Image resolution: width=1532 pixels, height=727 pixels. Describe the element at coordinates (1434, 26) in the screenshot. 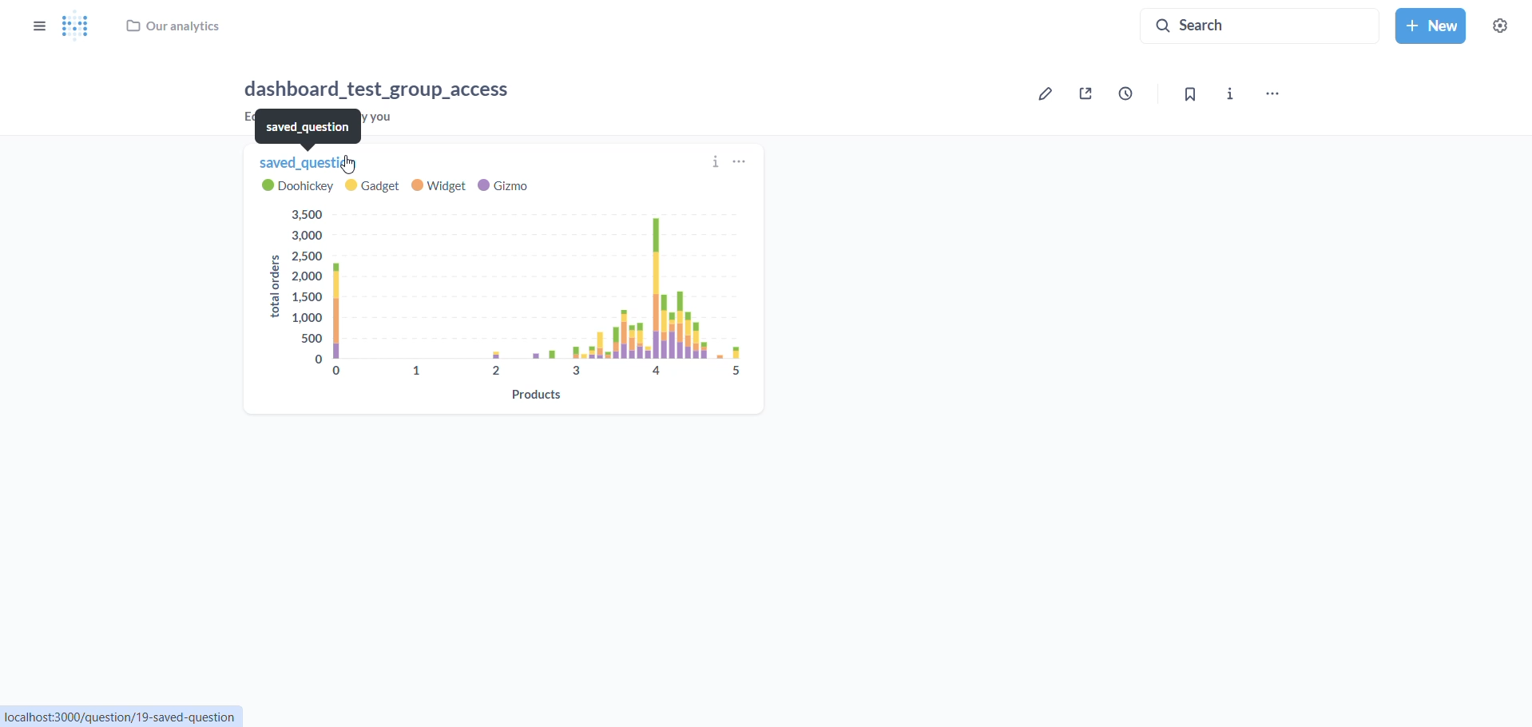

I see `new` at that location.